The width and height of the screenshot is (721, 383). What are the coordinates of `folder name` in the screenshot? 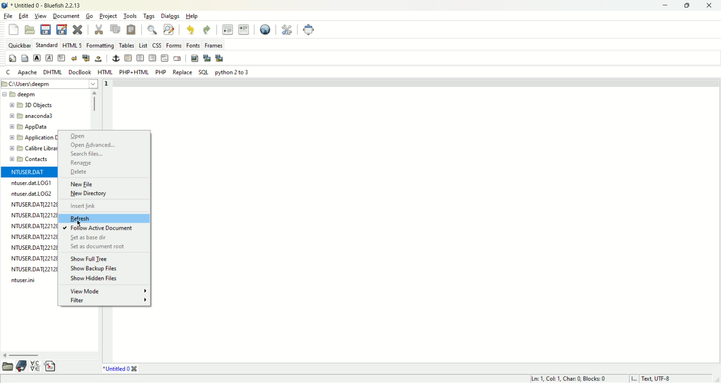 It's located at (39, 127).